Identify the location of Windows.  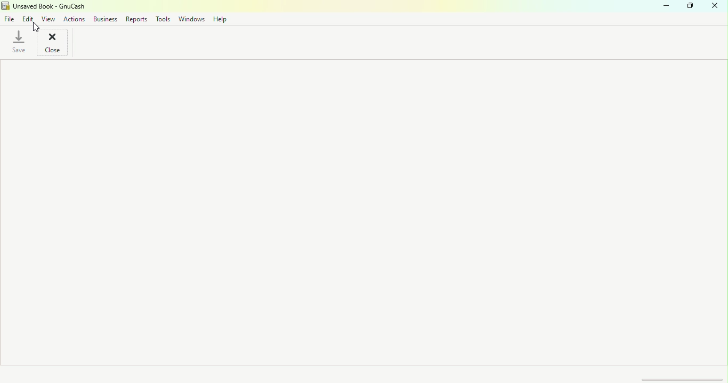
(191, 19).